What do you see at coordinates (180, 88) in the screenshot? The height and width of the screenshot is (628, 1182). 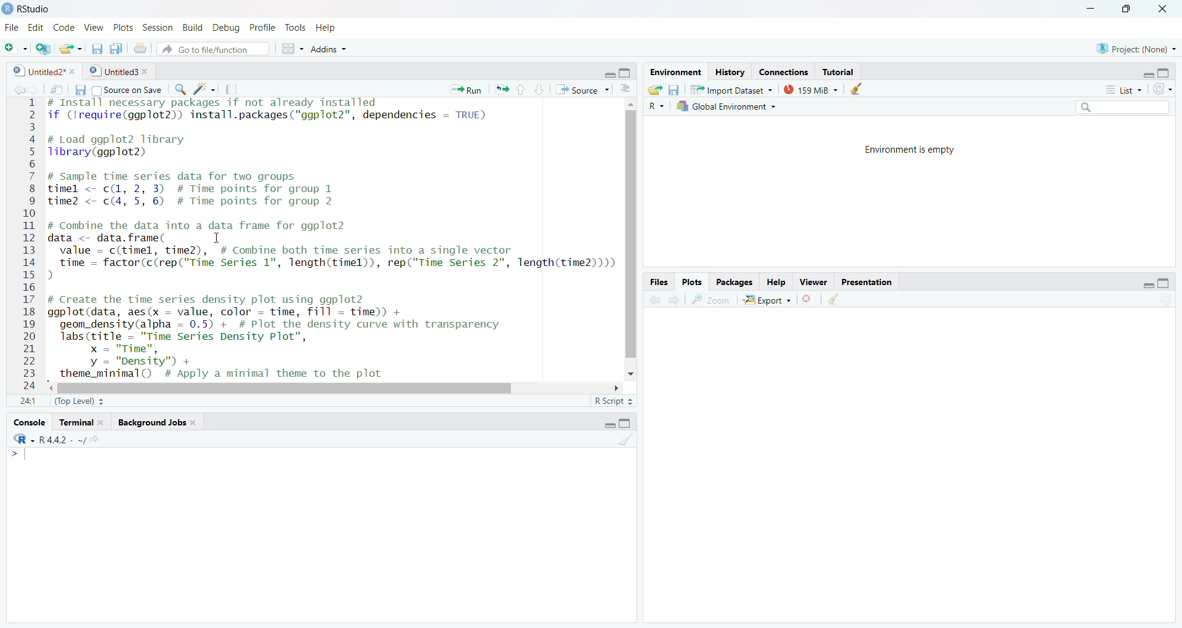 I see `Find/Replace` at bounding box center [180, 88].